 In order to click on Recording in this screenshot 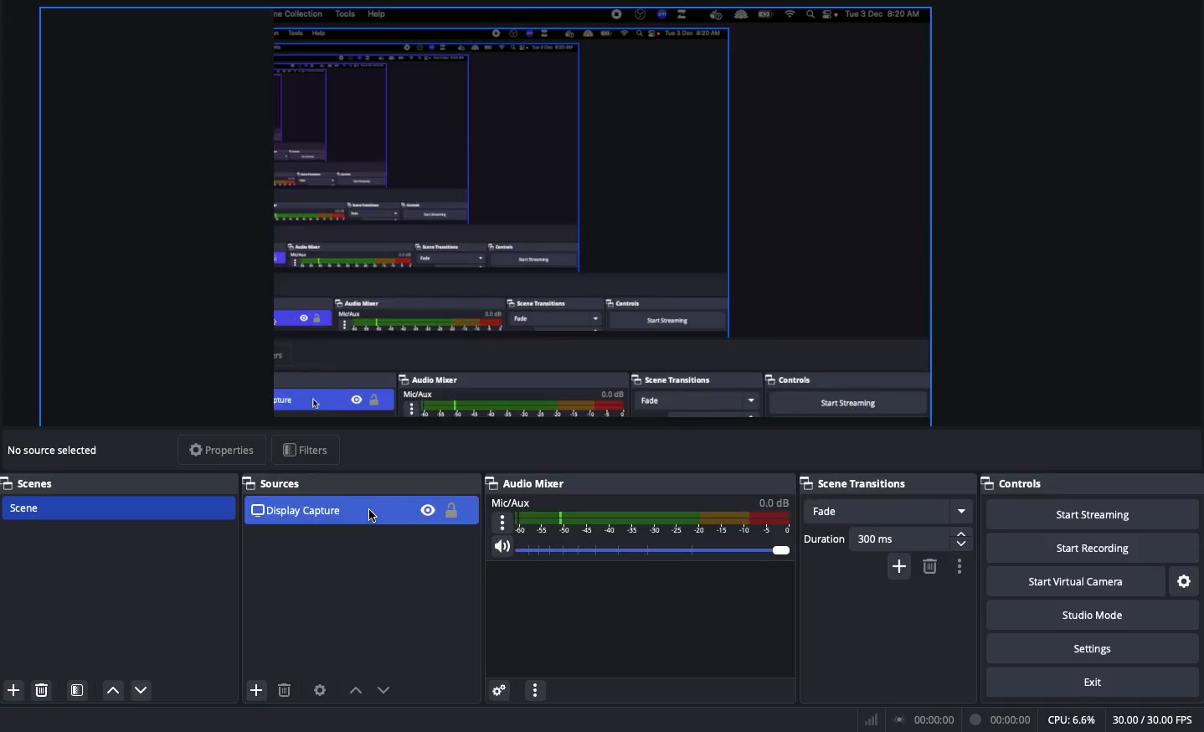, I will do `click(1001, 718)`.